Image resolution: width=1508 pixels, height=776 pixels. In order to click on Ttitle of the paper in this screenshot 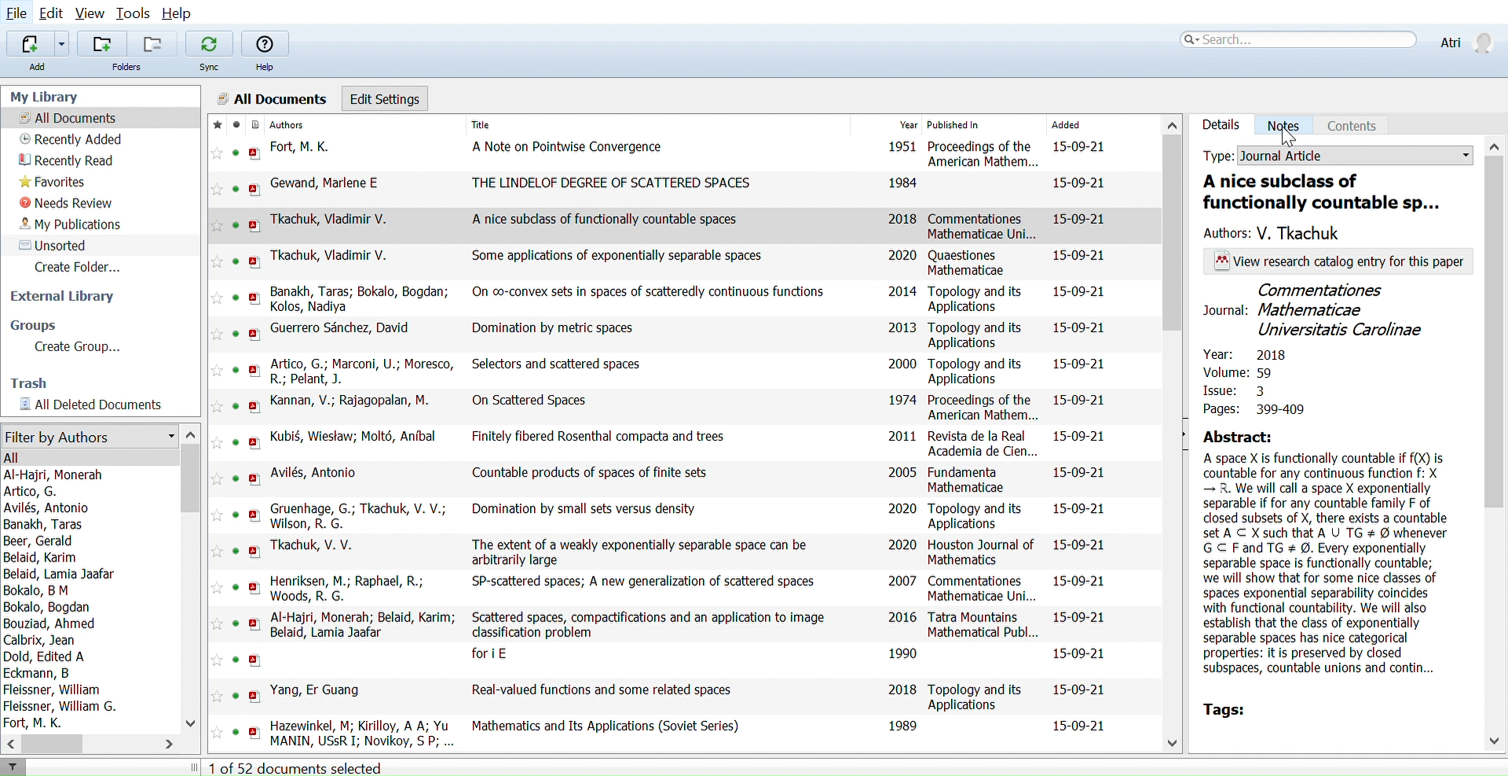, I will do `click(1325, 192)`.